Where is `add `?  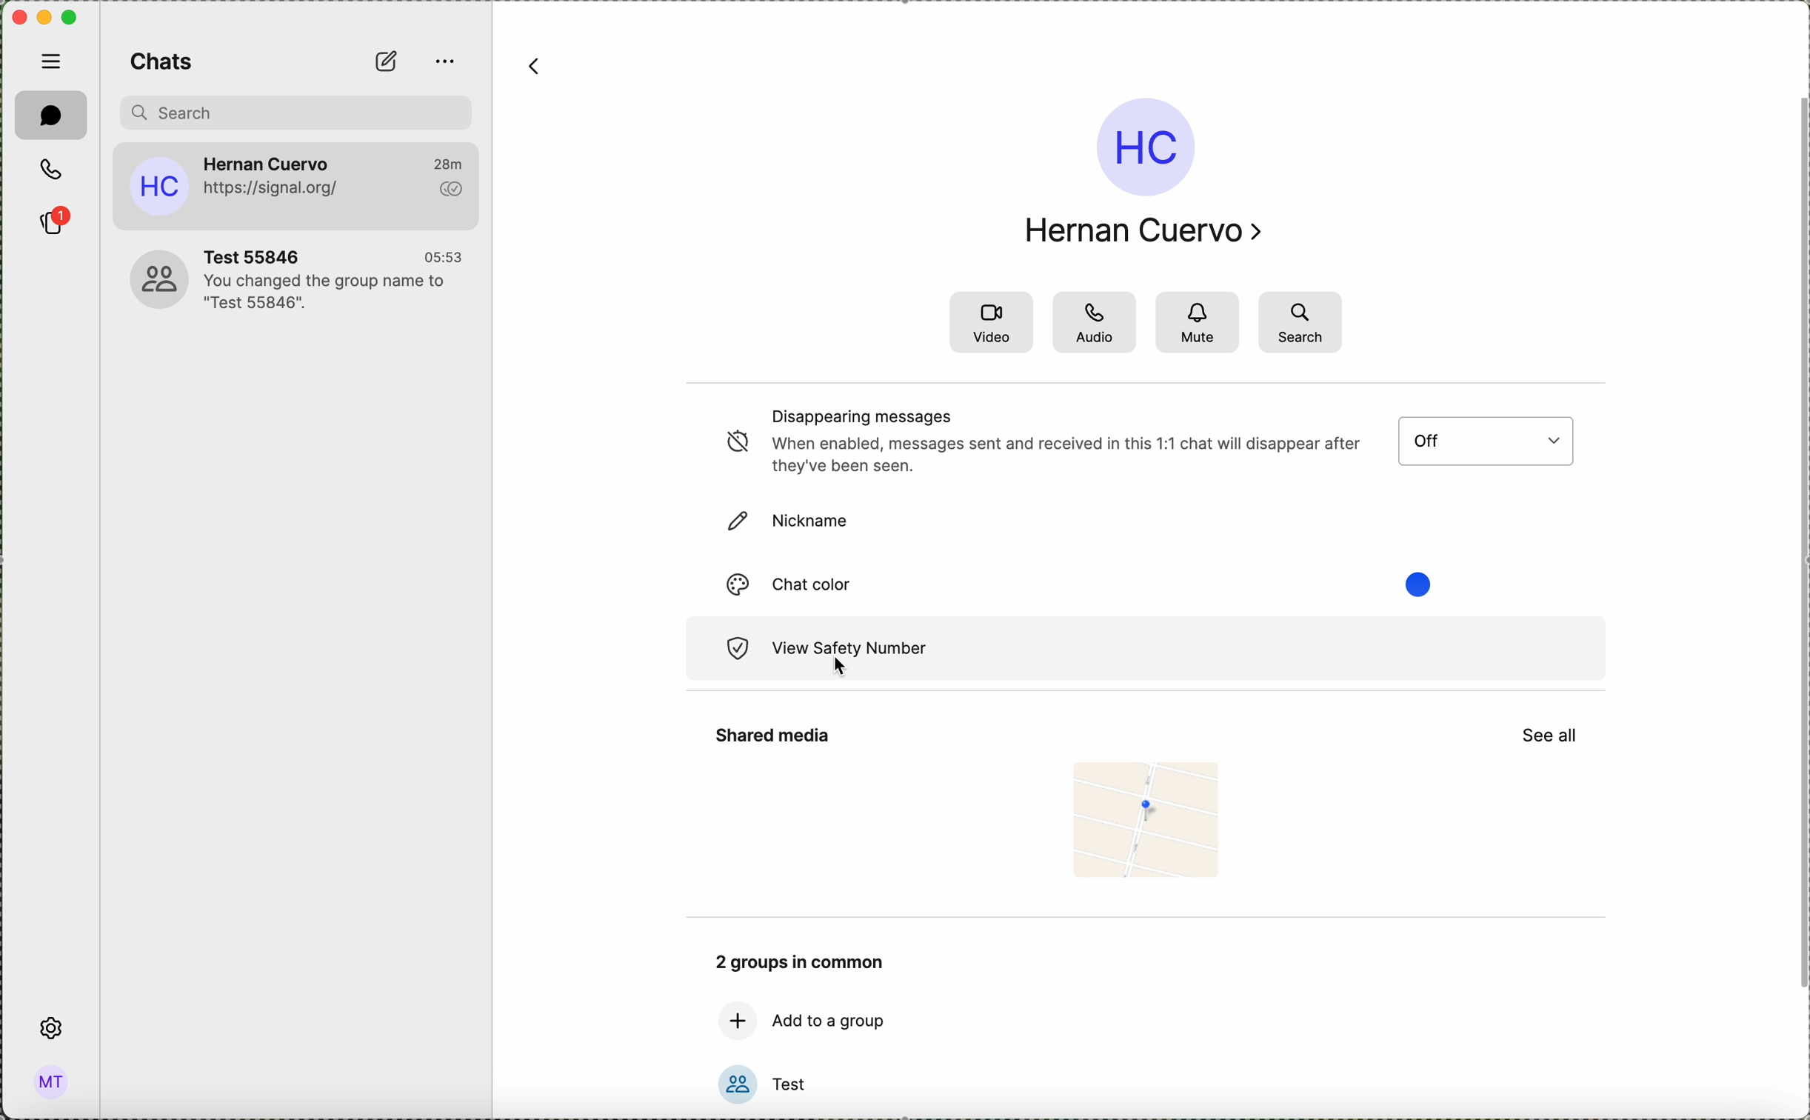
add  is located at coordinates (730, 1019).